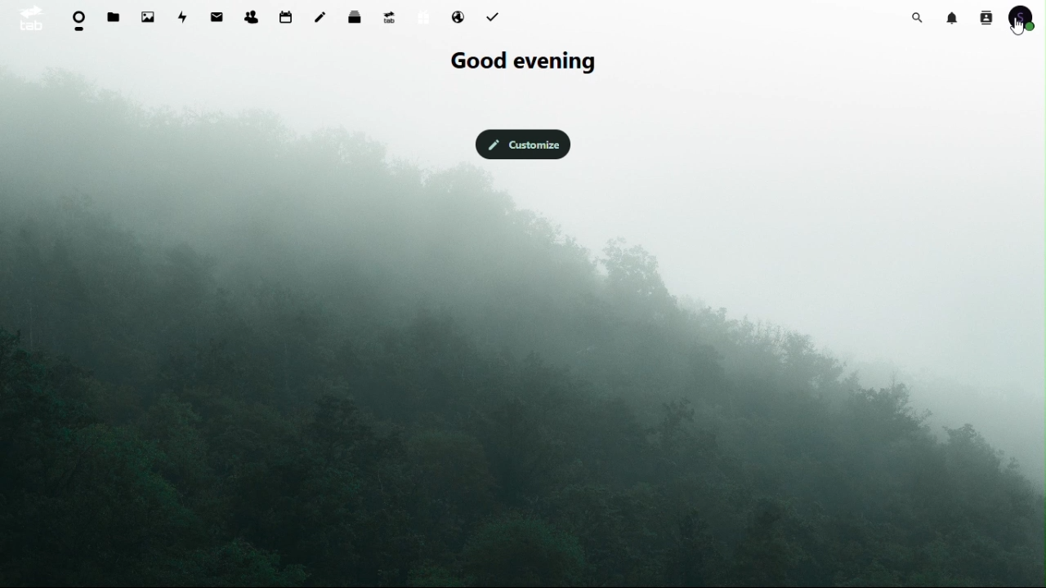  I want to click on tab, so click(30, 18).